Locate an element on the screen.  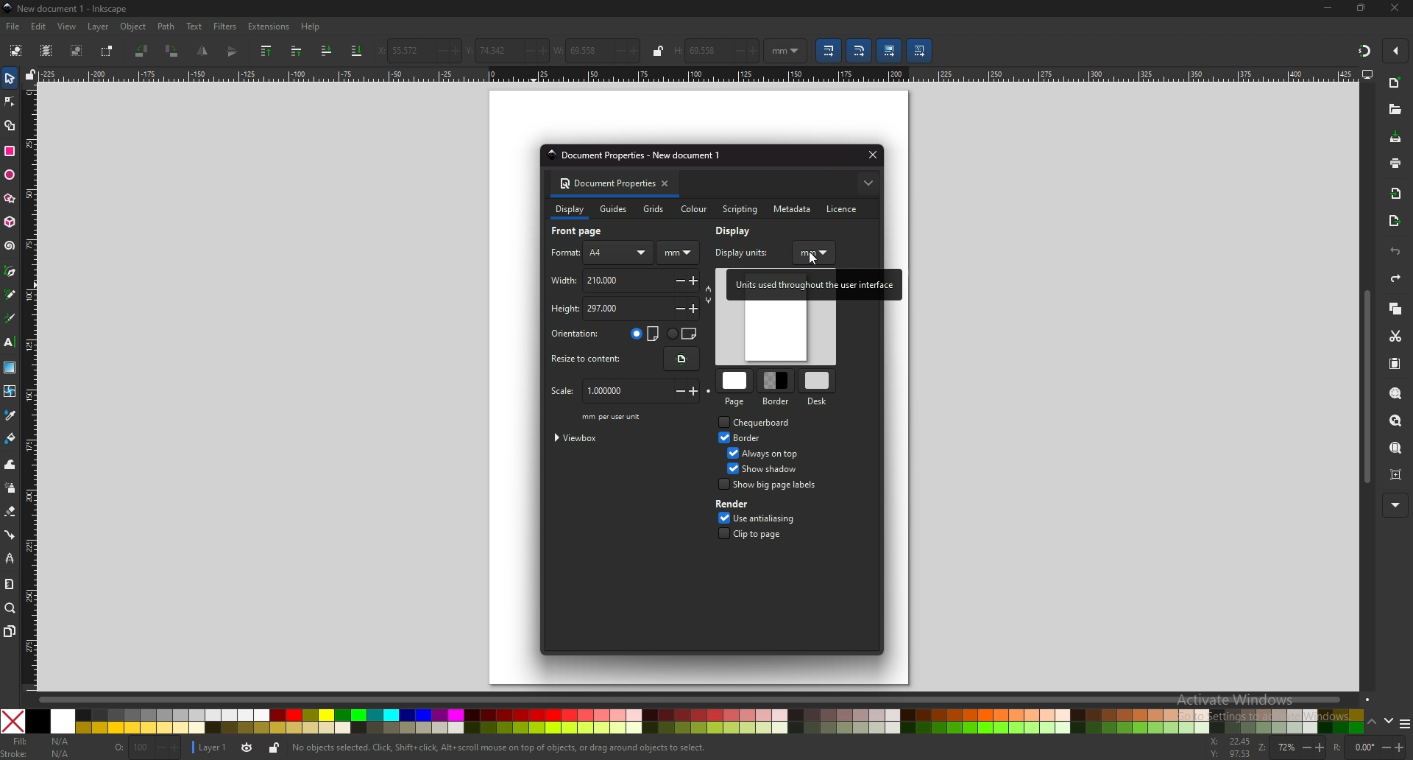
flip horizontal is located at coordinates (203, 51).